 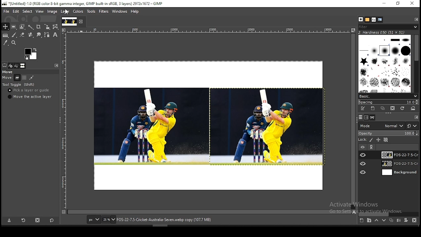 I want to click on color picker tool, so click(x=6, y=42).